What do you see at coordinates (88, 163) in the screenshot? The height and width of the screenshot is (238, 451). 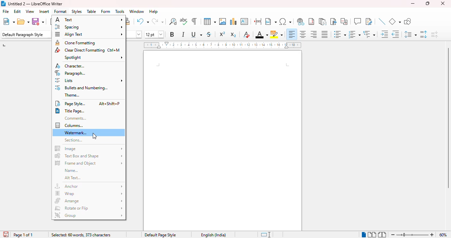 I see `frame and object` at bounding box center [88, 163].